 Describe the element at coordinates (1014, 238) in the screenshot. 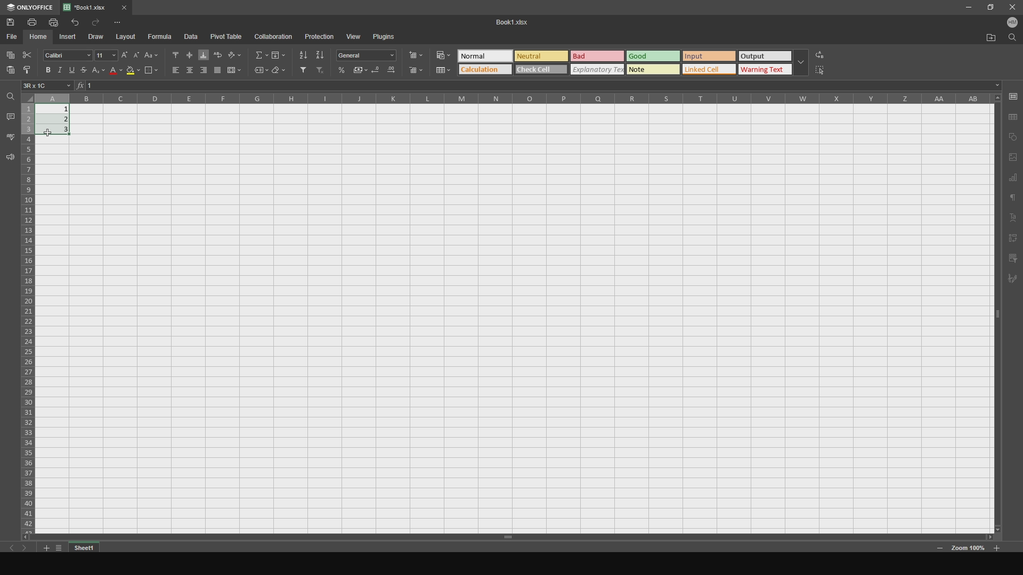

I see `pivot text` at that location.